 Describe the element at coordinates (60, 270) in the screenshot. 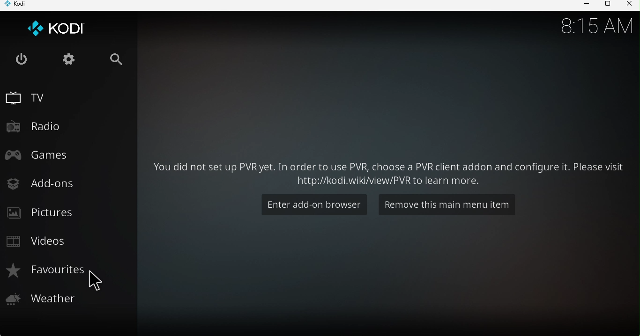

I see `Favourites` at that location.